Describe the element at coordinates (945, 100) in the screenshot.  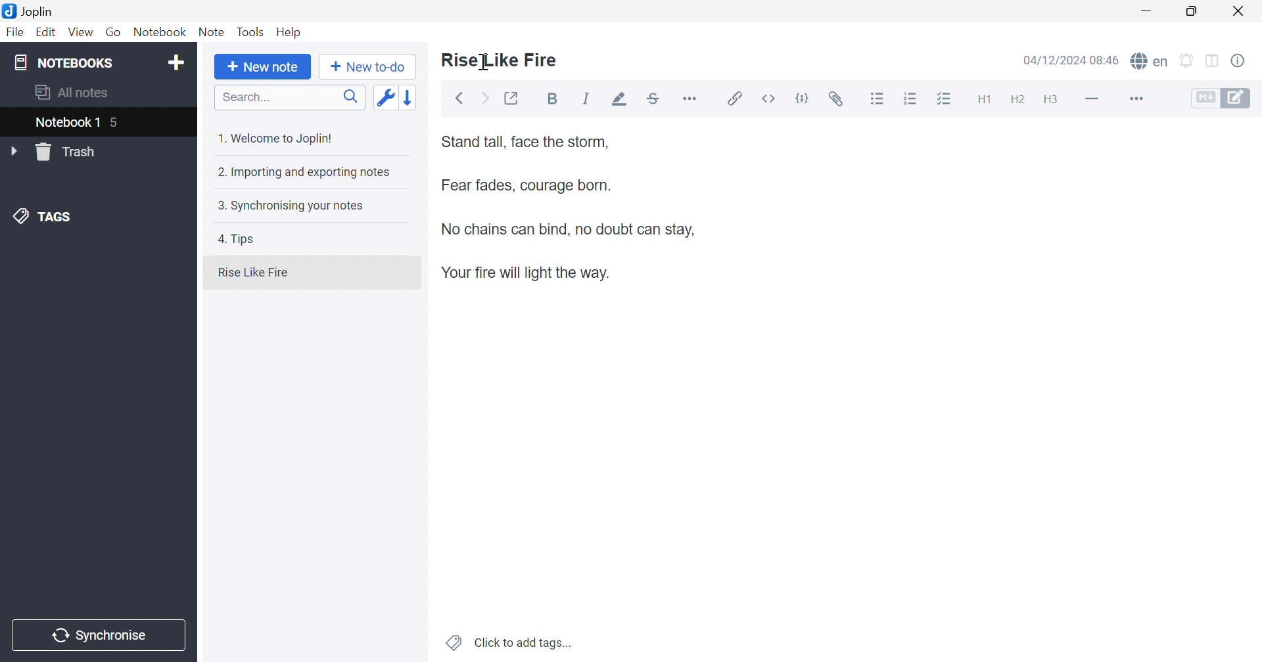
I see `Checkbox list` at that location.